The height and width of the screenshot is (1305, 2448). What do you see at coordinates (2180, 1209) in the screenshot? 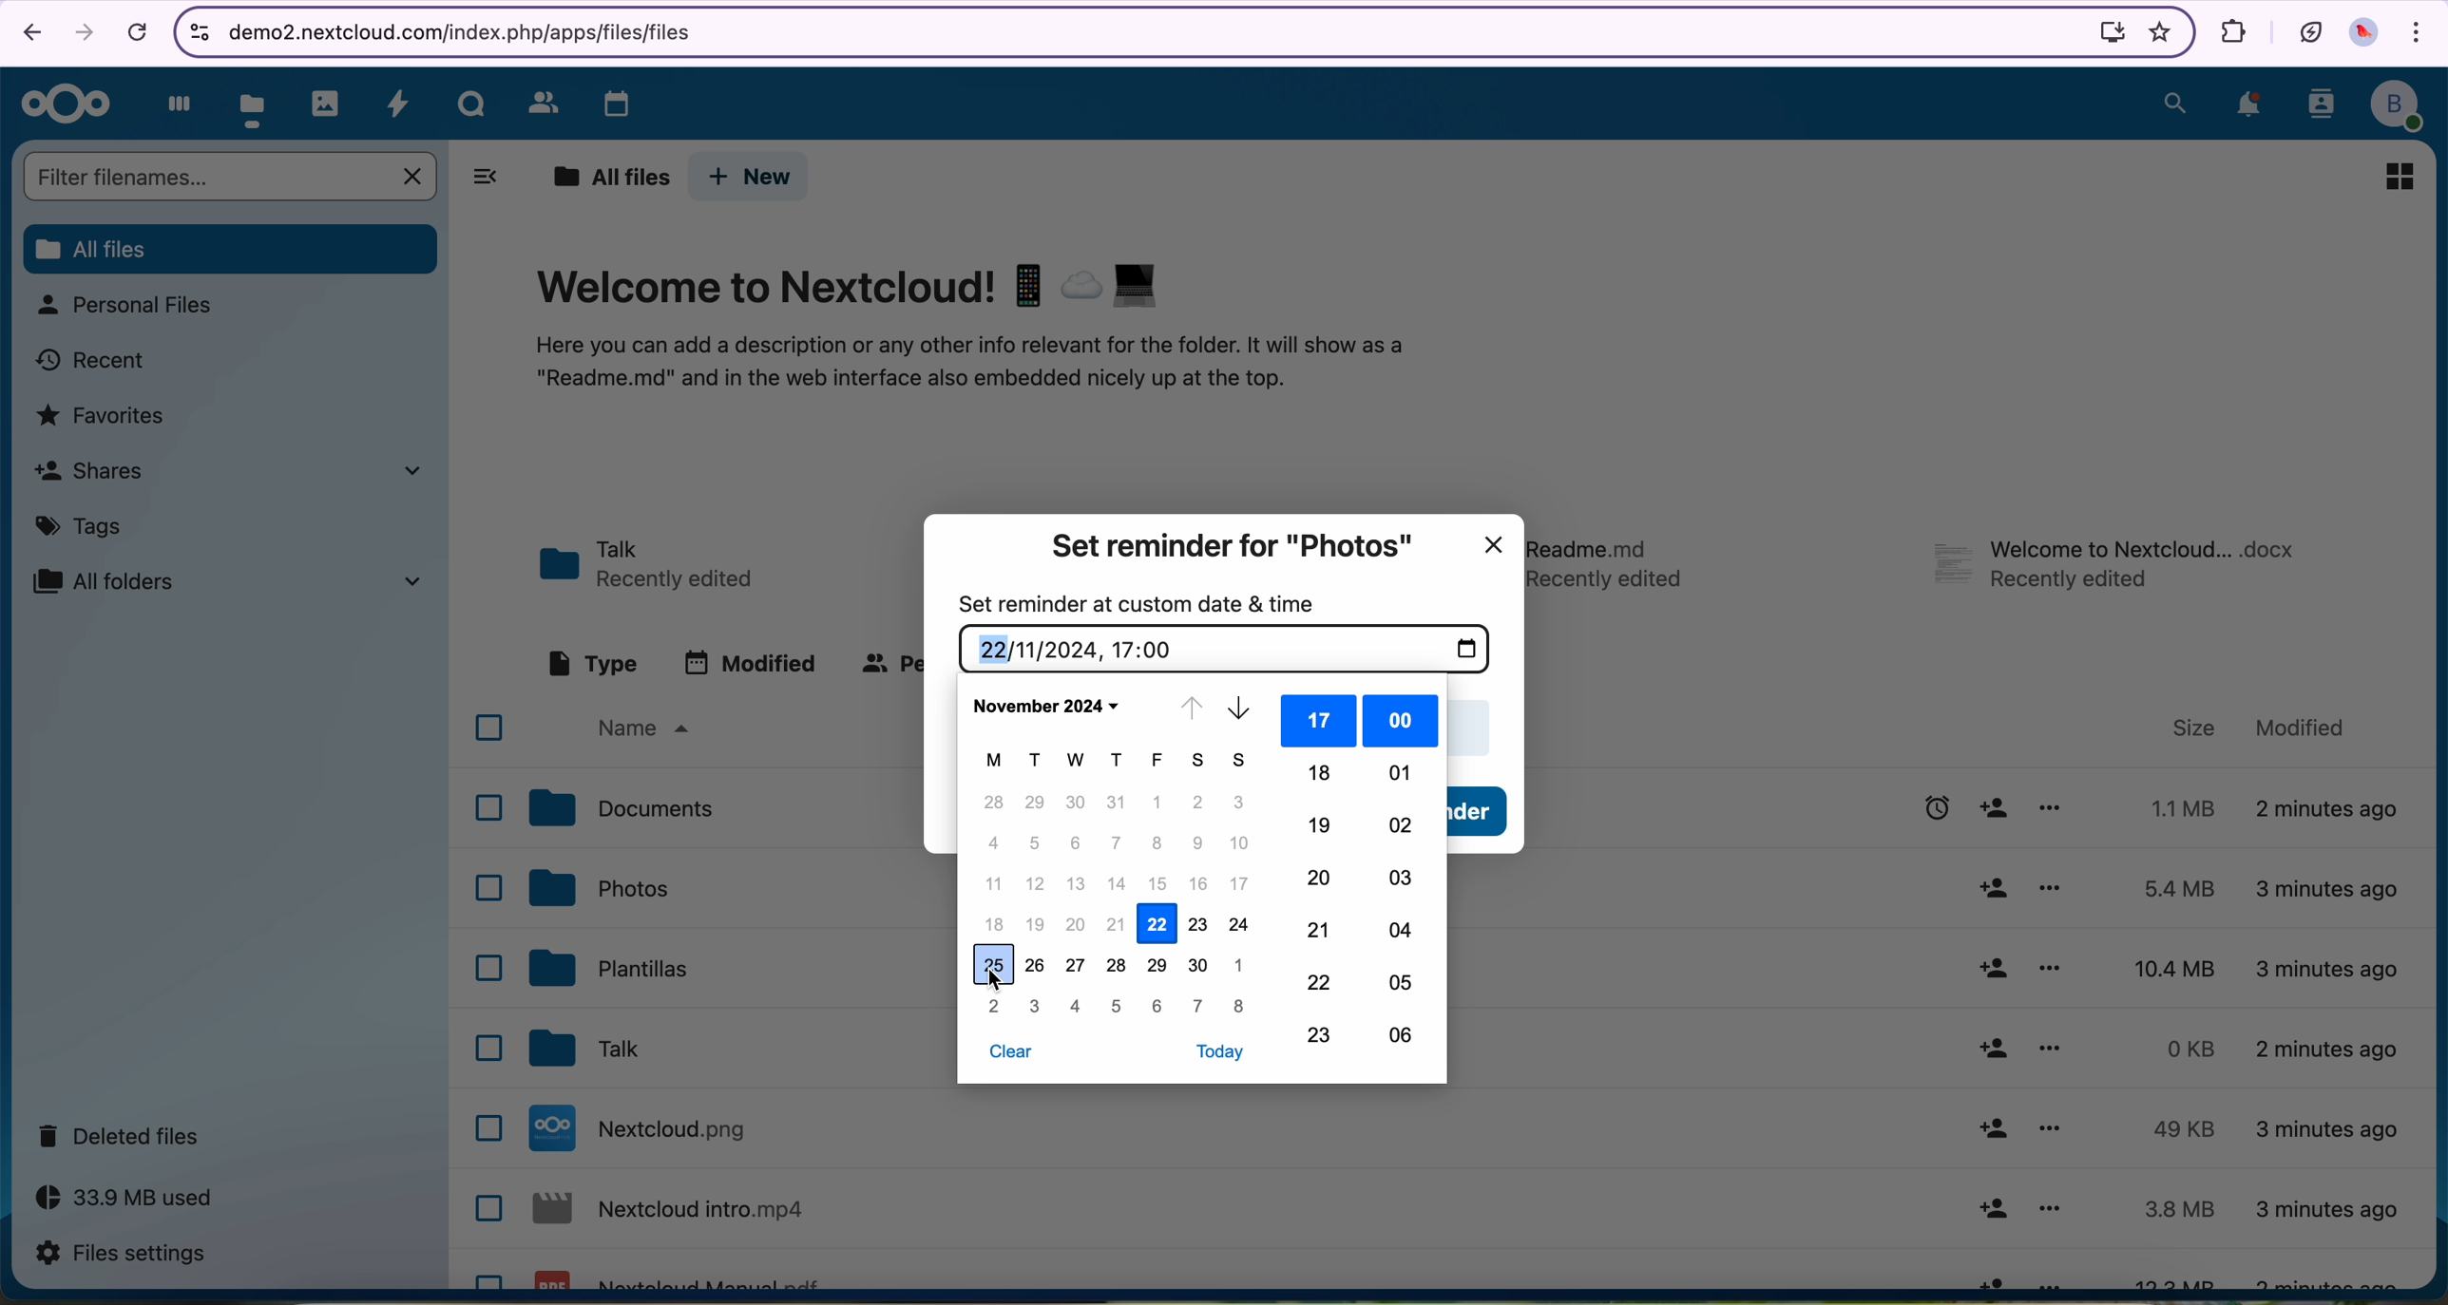
I see `3.8` at bounding box center [2180, 1209].